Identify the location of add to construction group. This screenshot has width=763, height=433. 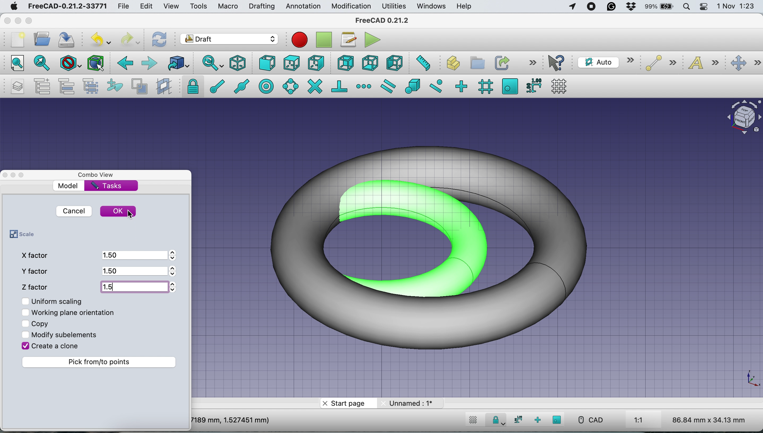
(113, 86).